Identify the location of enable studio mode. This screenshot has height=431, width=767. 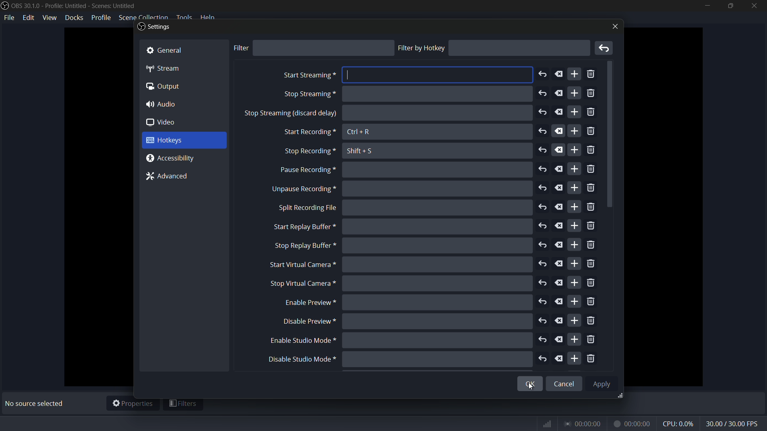
(301, 341).